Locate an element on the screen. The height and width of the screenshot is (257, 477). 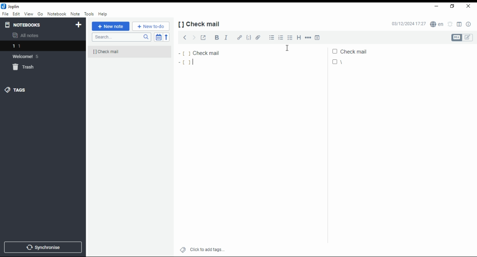
attach file is located at coordinates (258, 38).